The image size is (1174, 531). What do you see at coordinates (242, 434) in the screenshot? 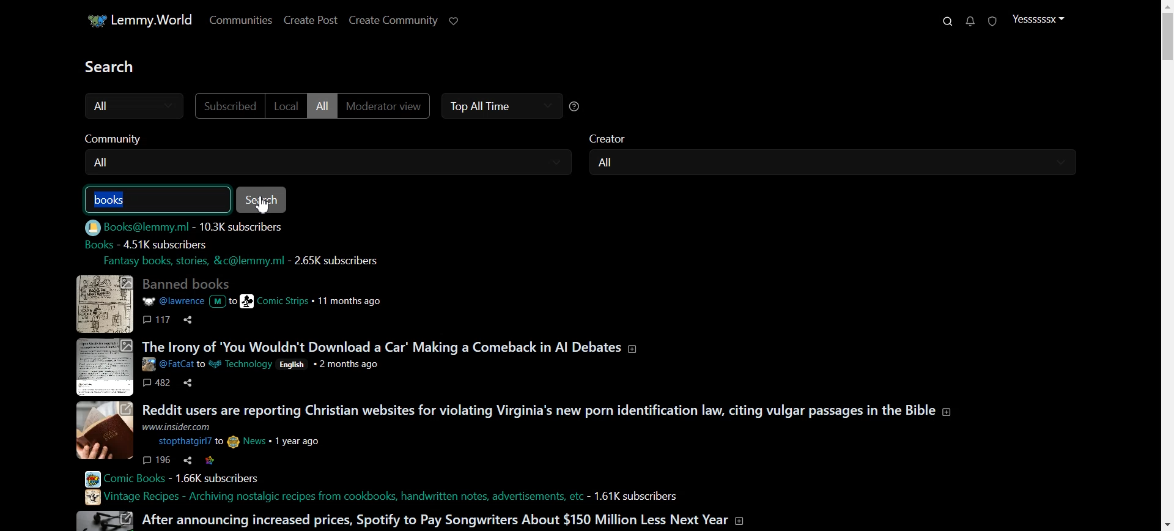
I see `post details` at bounding box center [242, 434].